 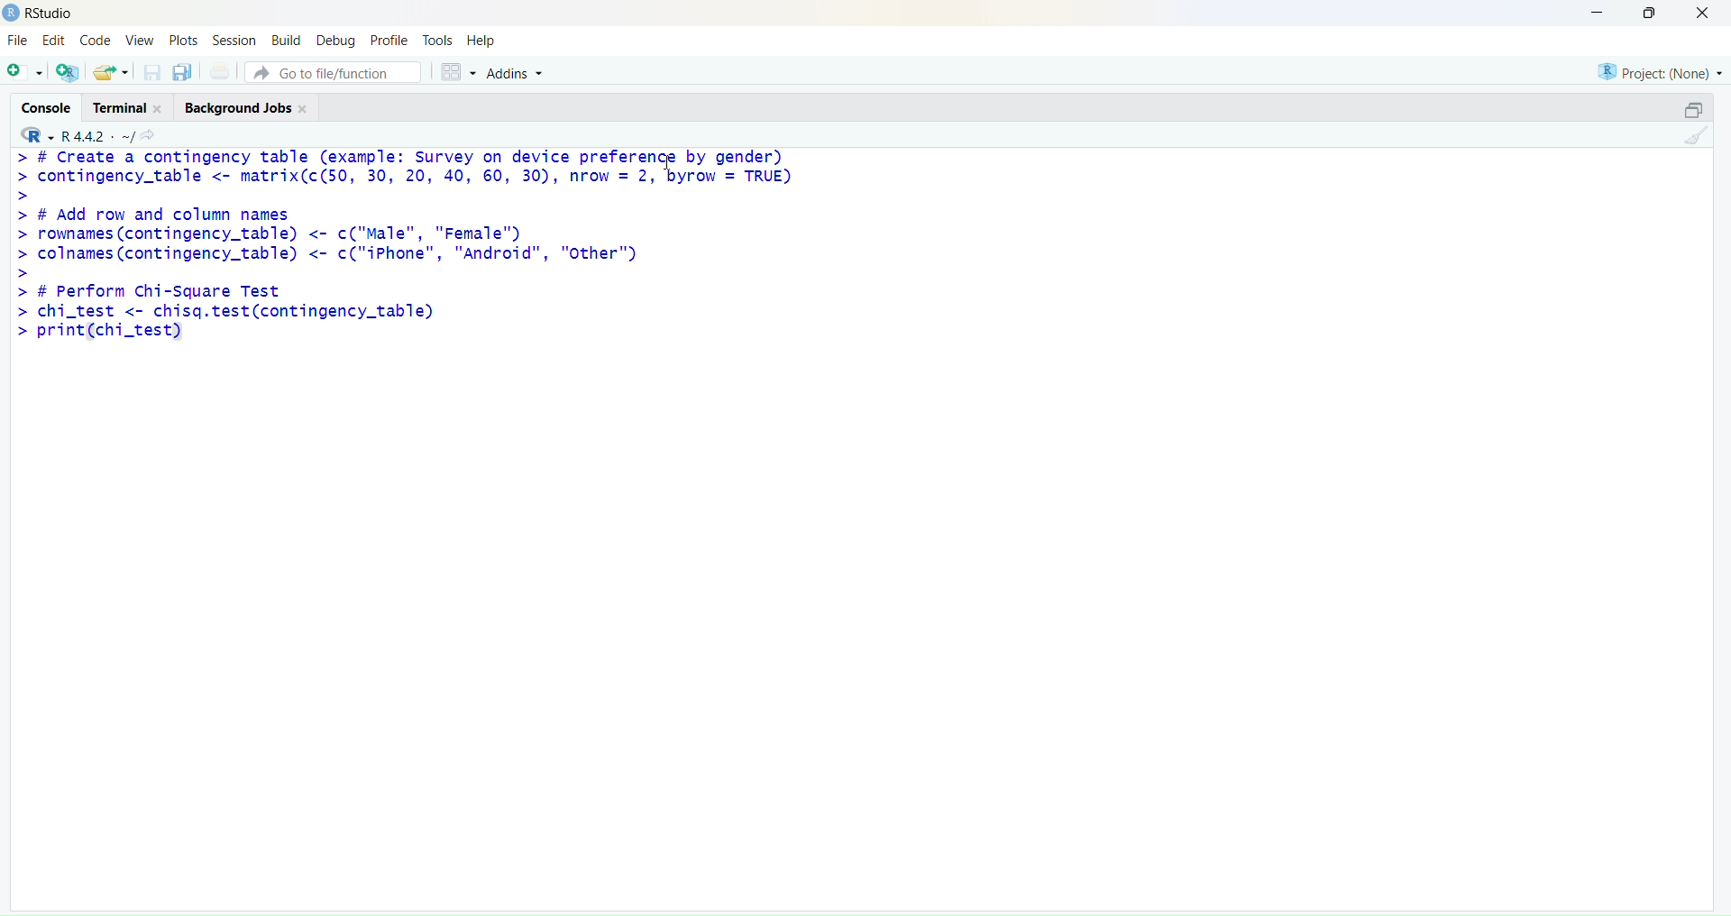 What do you see at coordinates (99, 137) in the screenshot?
I see `R 4.4.2 ~/` at bounding box center [99, 137].